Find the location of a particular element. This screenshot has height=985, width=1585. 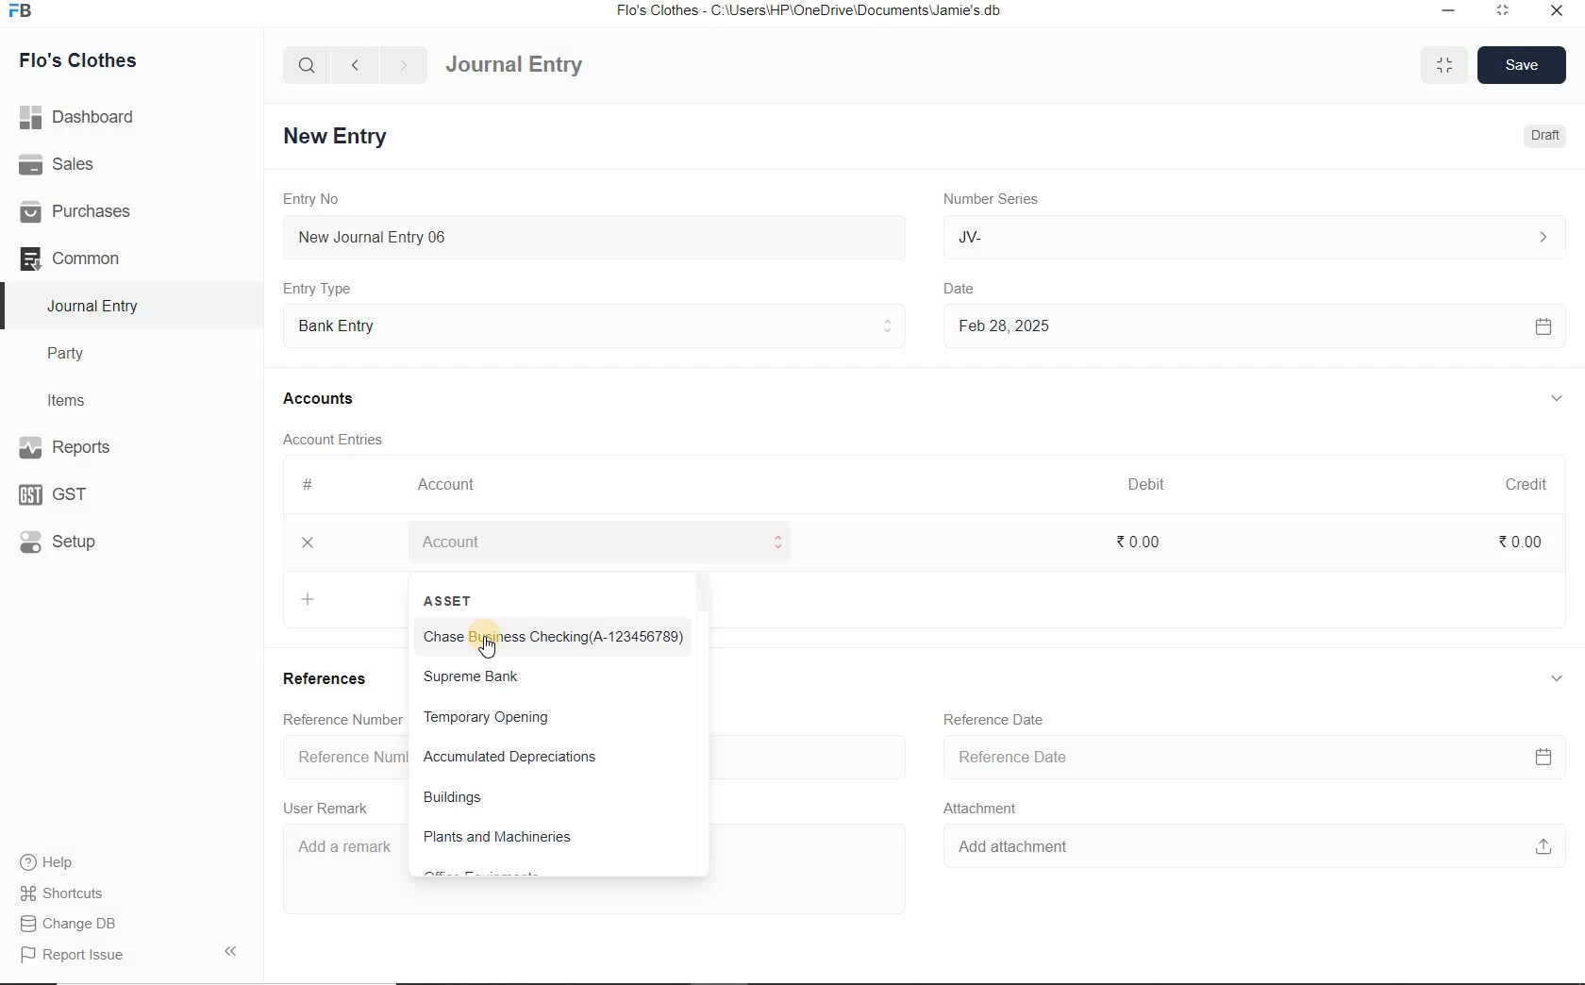

New Entry is located at coordinates (339, 135).